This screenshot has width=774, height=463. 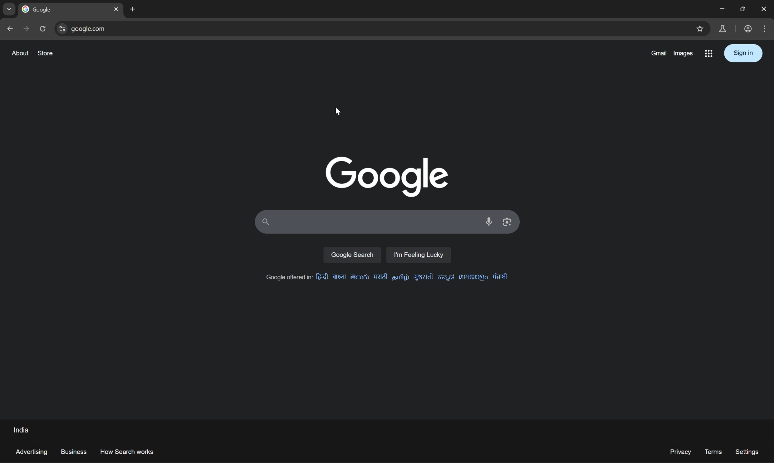 What do you see at coordinates (748, 452) in the screenshot?
I see `settings` at bounding box center [748, 452].